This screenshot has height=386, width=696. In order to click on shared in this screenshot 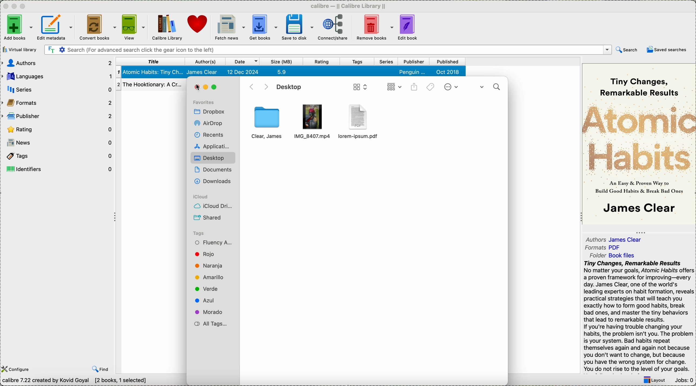, I will do `click(209, 217)`.